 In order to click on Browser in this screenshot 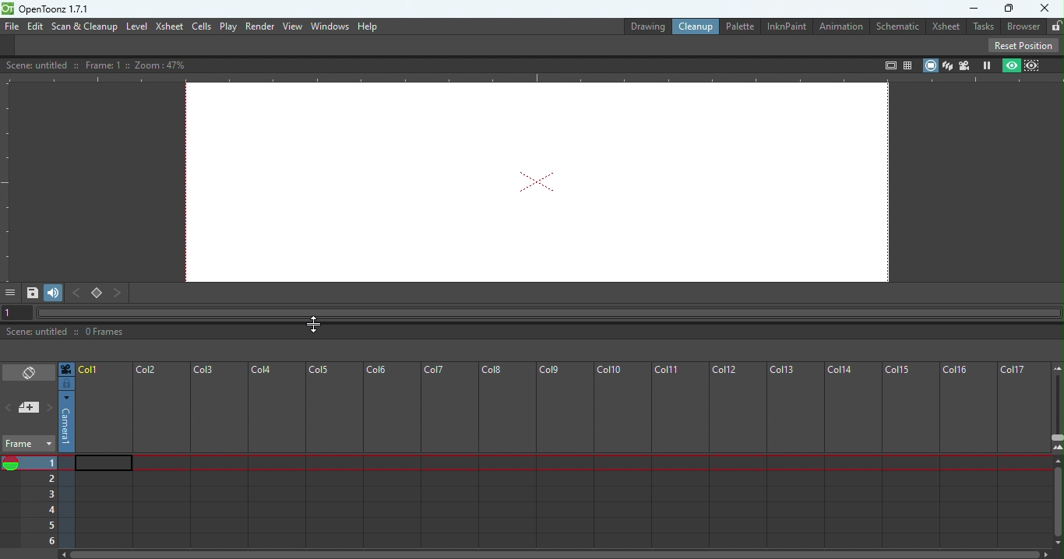, I will do `click(1020, 26)`.